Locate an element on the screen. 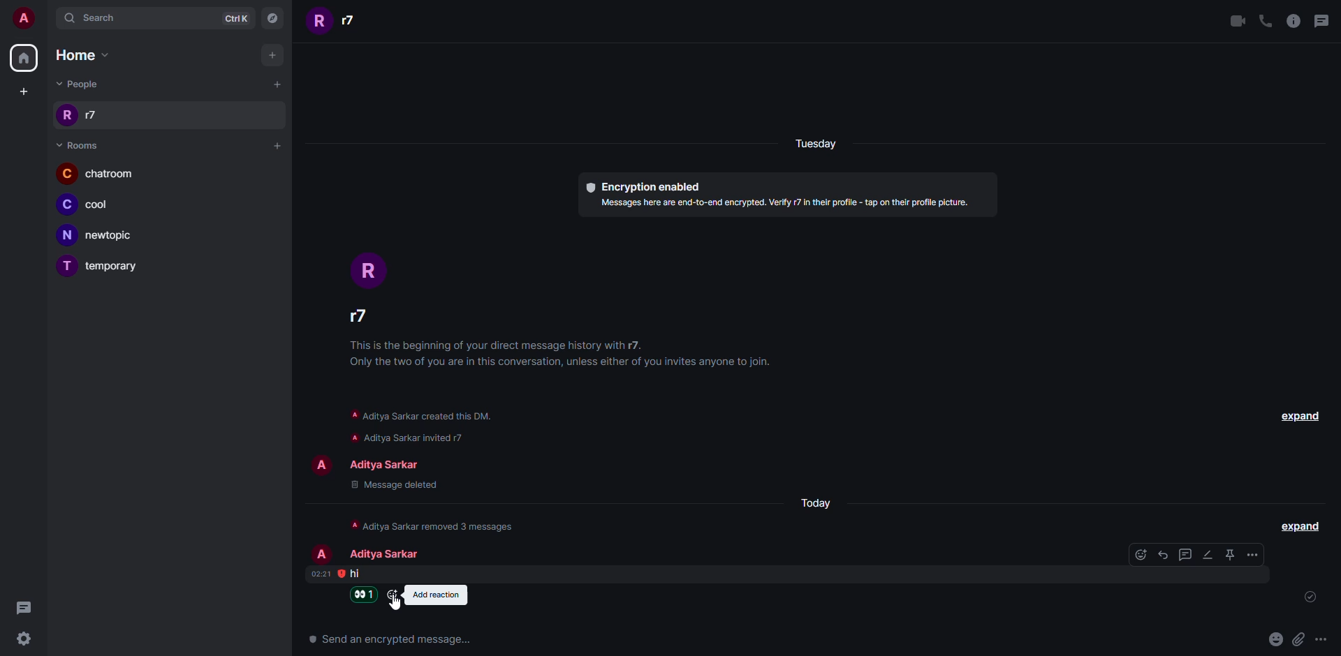 This screenshot has width=1341, height=656. info is located at coordinates (438, 525).